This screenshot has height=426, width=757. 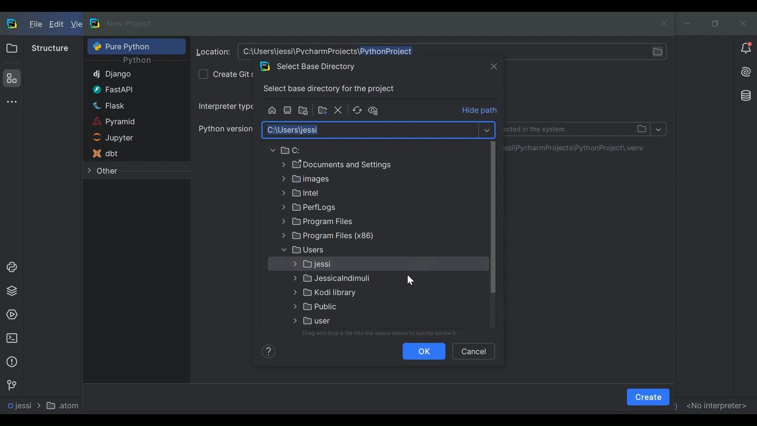 I want to click on Close, so click(x=494, y=66).